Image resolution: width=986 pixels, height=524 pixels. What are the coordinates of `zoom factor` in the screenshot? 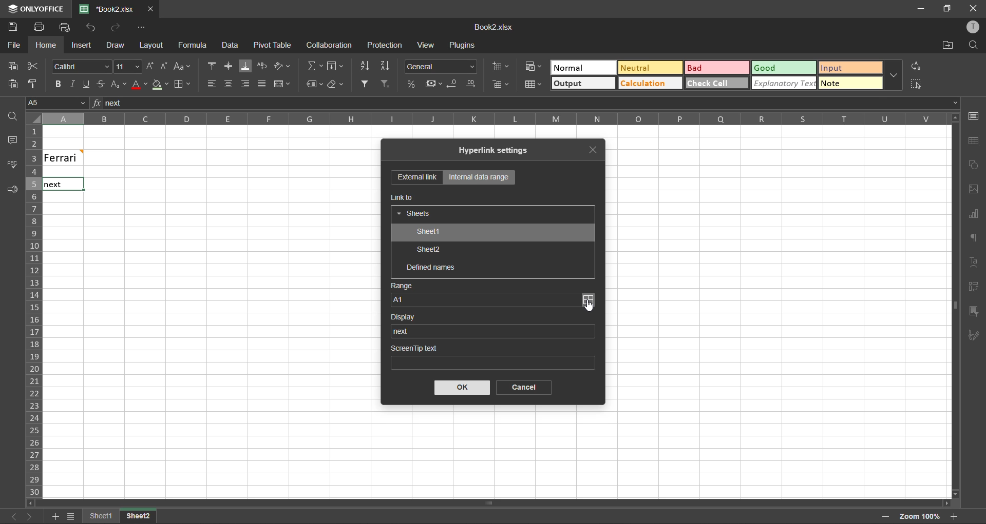 It's located at (918, 516).